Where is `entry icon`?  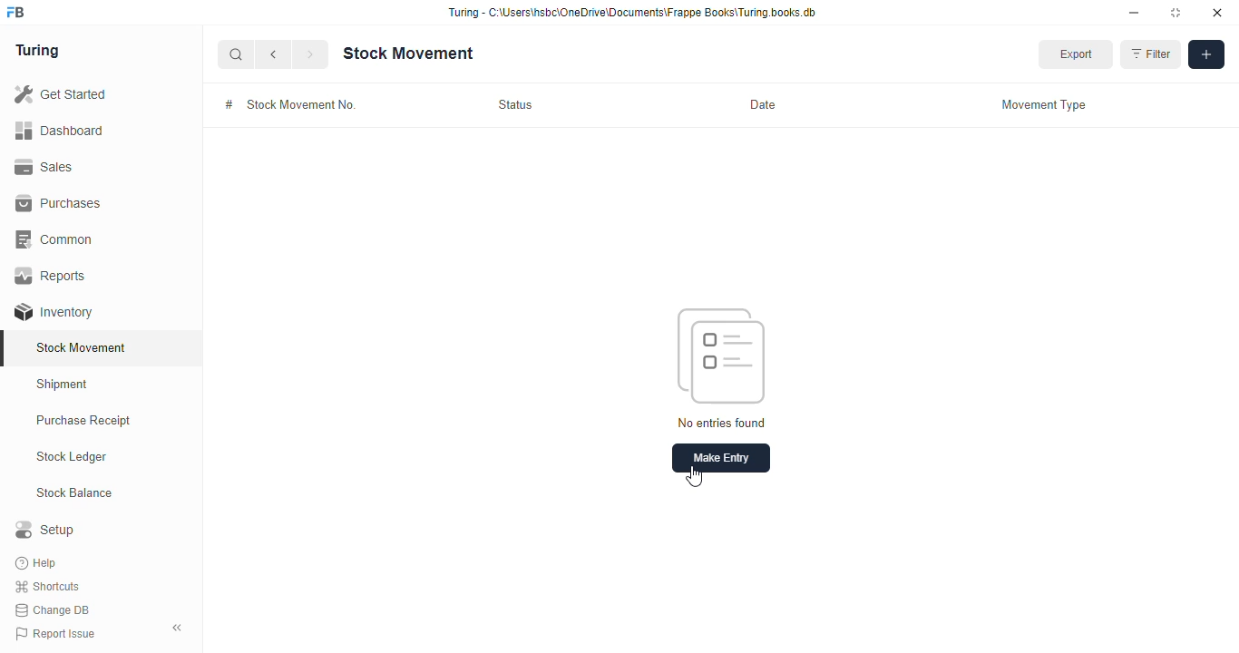
entry icon is located at coordinates (721, 356).